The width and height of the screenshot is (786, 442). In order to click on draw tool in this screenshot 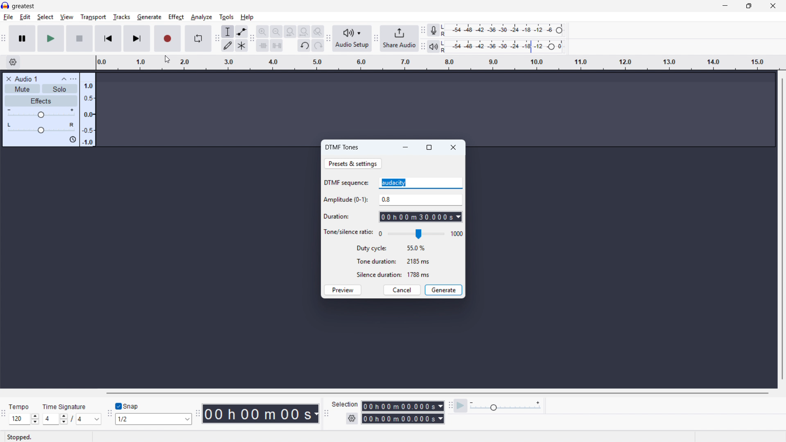, I will do `click(228, 45)`.